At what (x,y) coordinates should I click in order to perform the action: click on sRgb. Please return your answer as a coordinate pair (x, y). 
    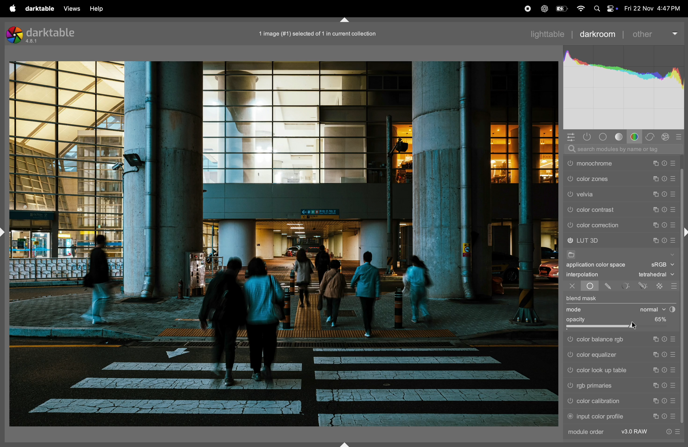
    Looking at the image, I should click on (663, 265).